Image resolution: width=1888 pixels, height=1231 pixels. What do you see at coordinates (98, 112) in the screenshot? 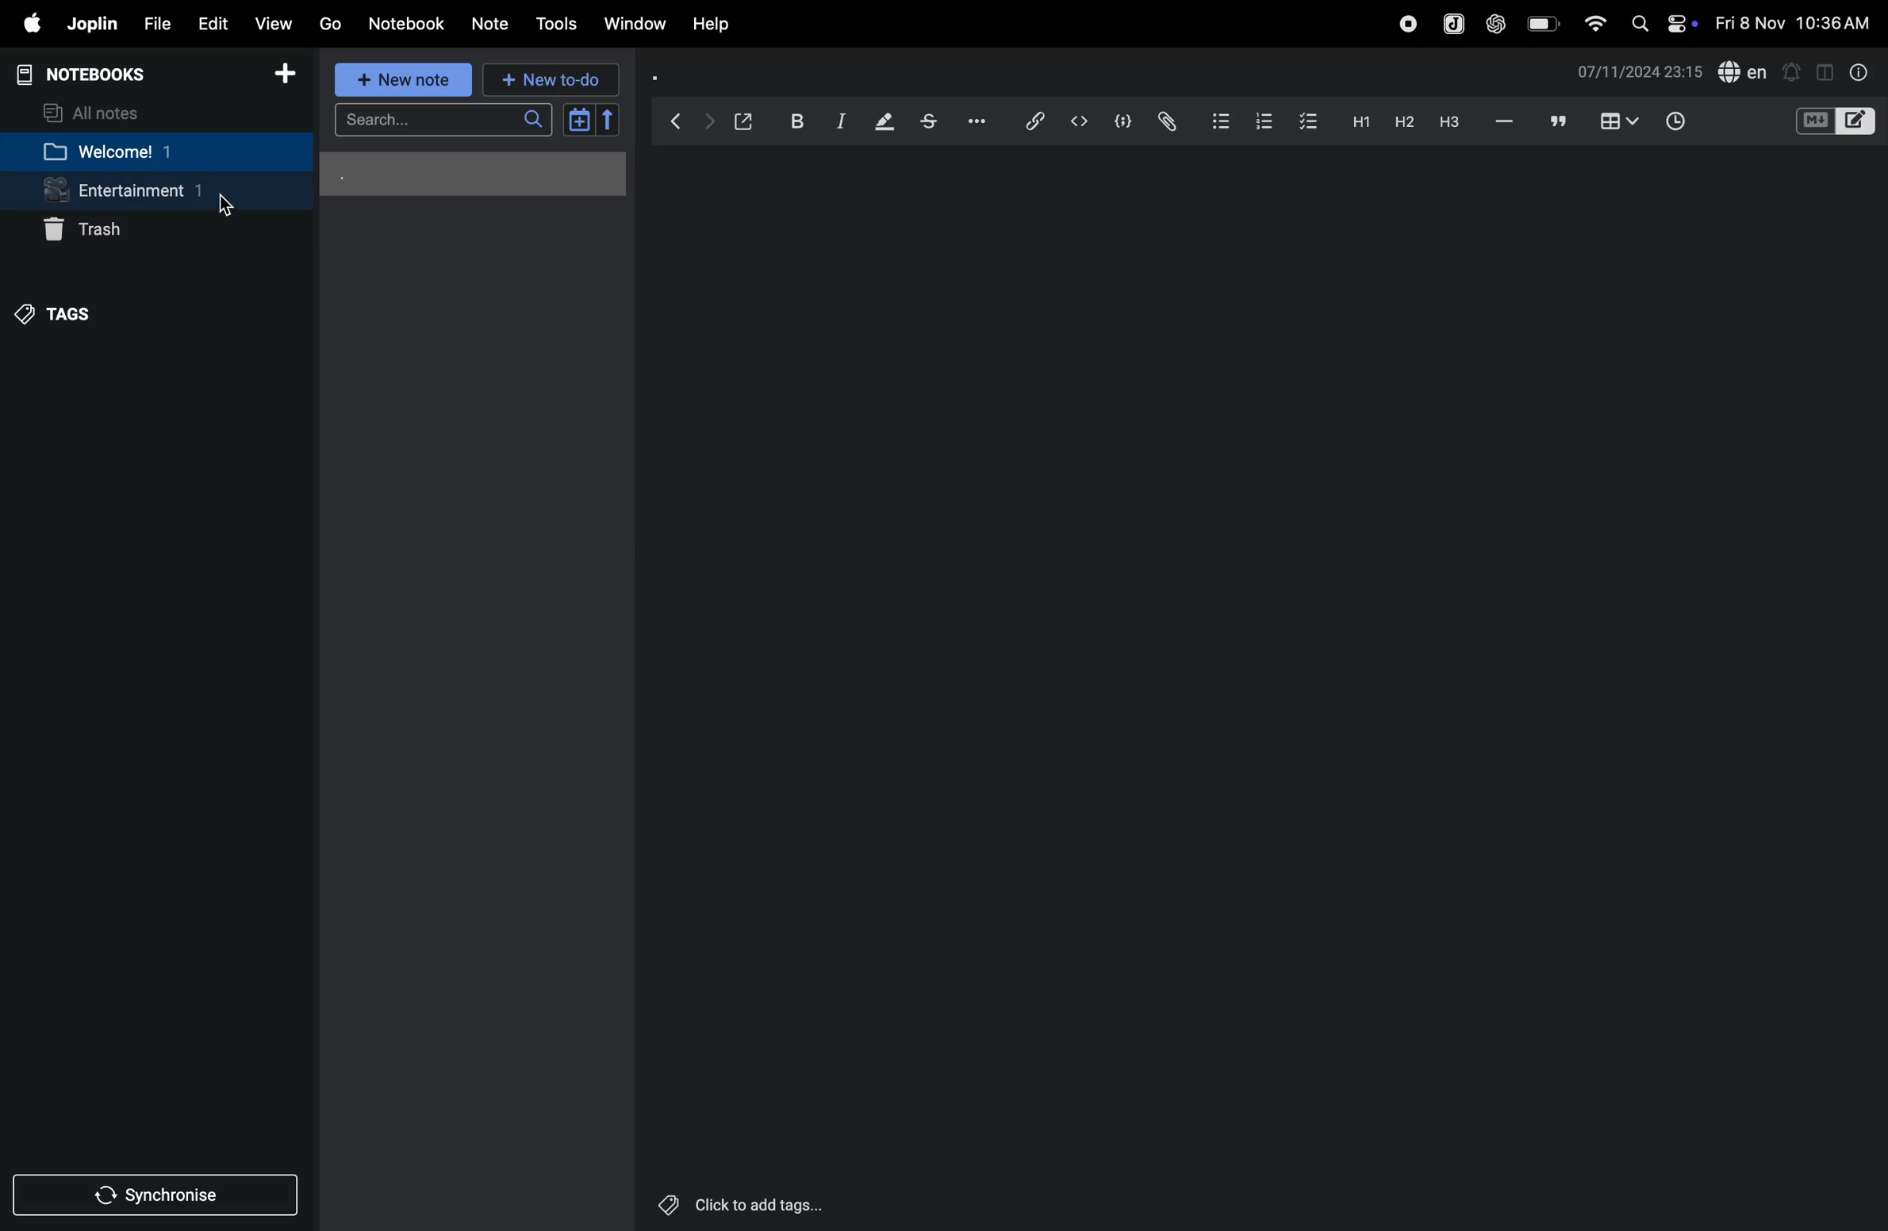
I see `all notes` at bounding box center [98, 112].